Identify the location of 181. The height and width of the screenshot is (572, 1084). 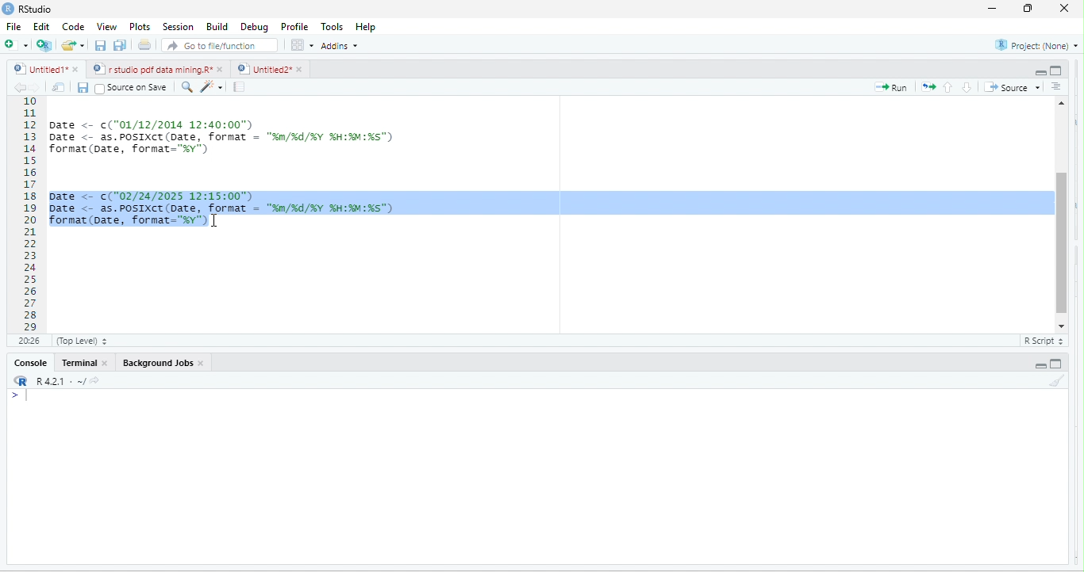
(28, 341).